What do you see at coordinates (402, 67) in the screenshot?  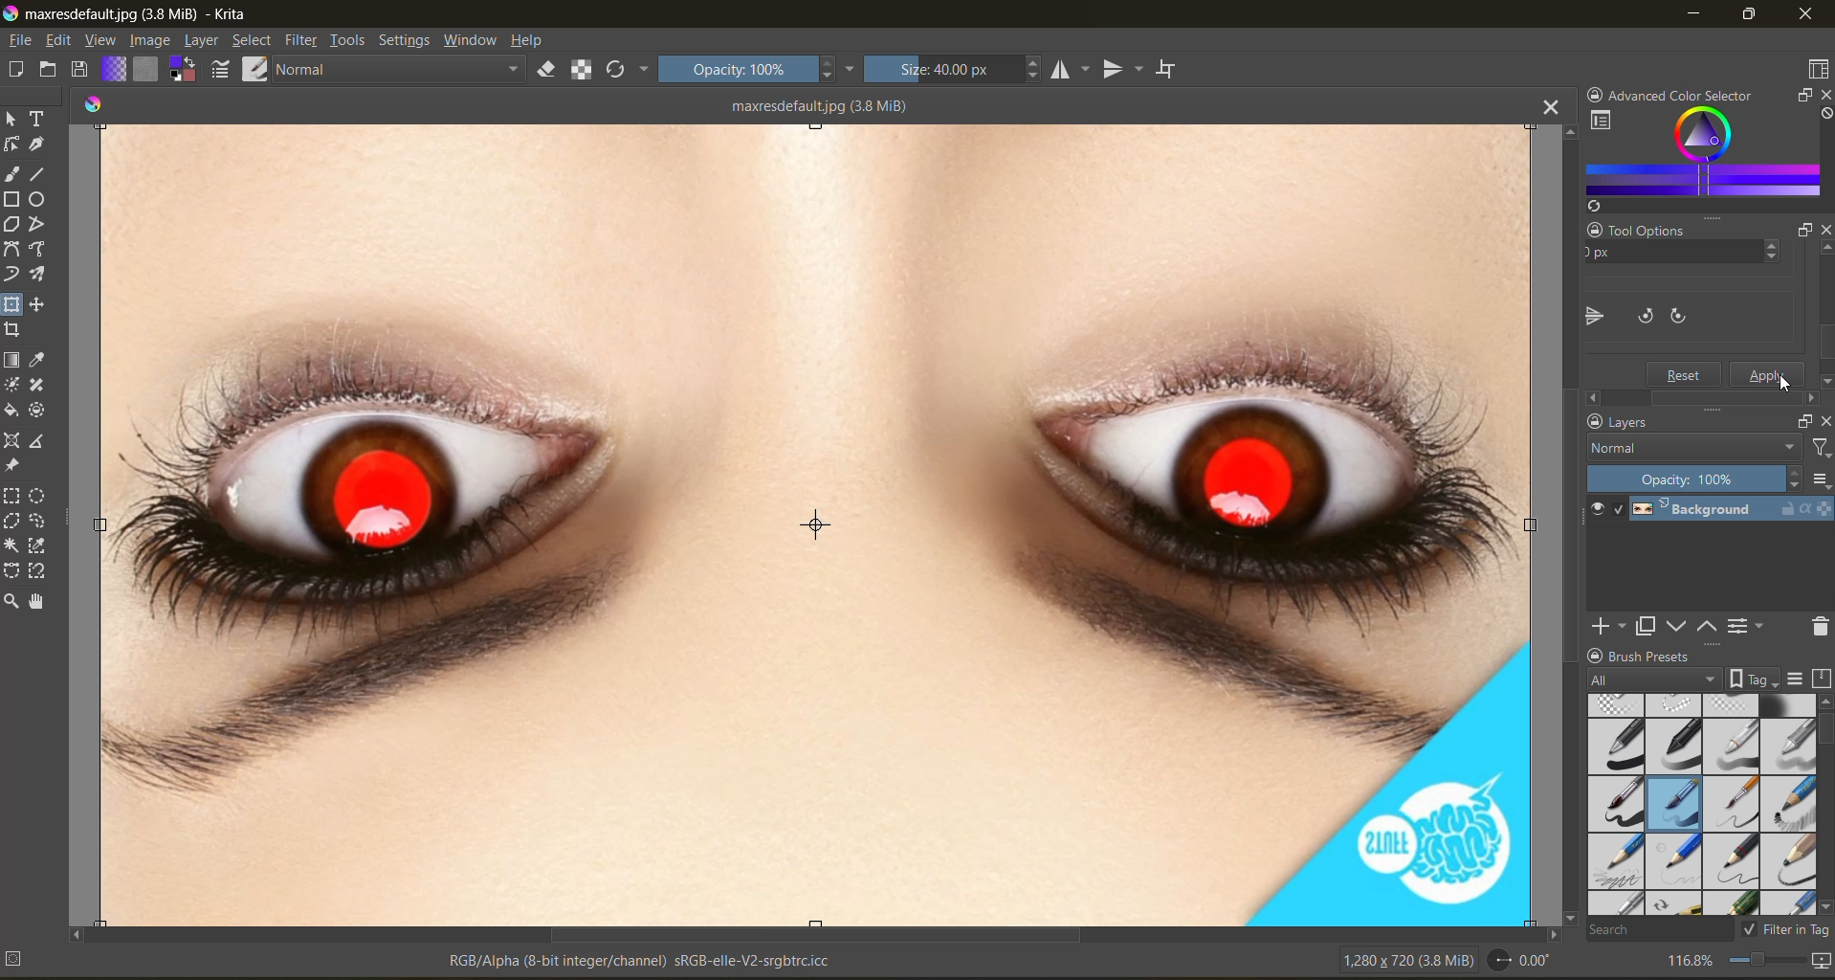 I see `normal` at bounding box center [402, 67].